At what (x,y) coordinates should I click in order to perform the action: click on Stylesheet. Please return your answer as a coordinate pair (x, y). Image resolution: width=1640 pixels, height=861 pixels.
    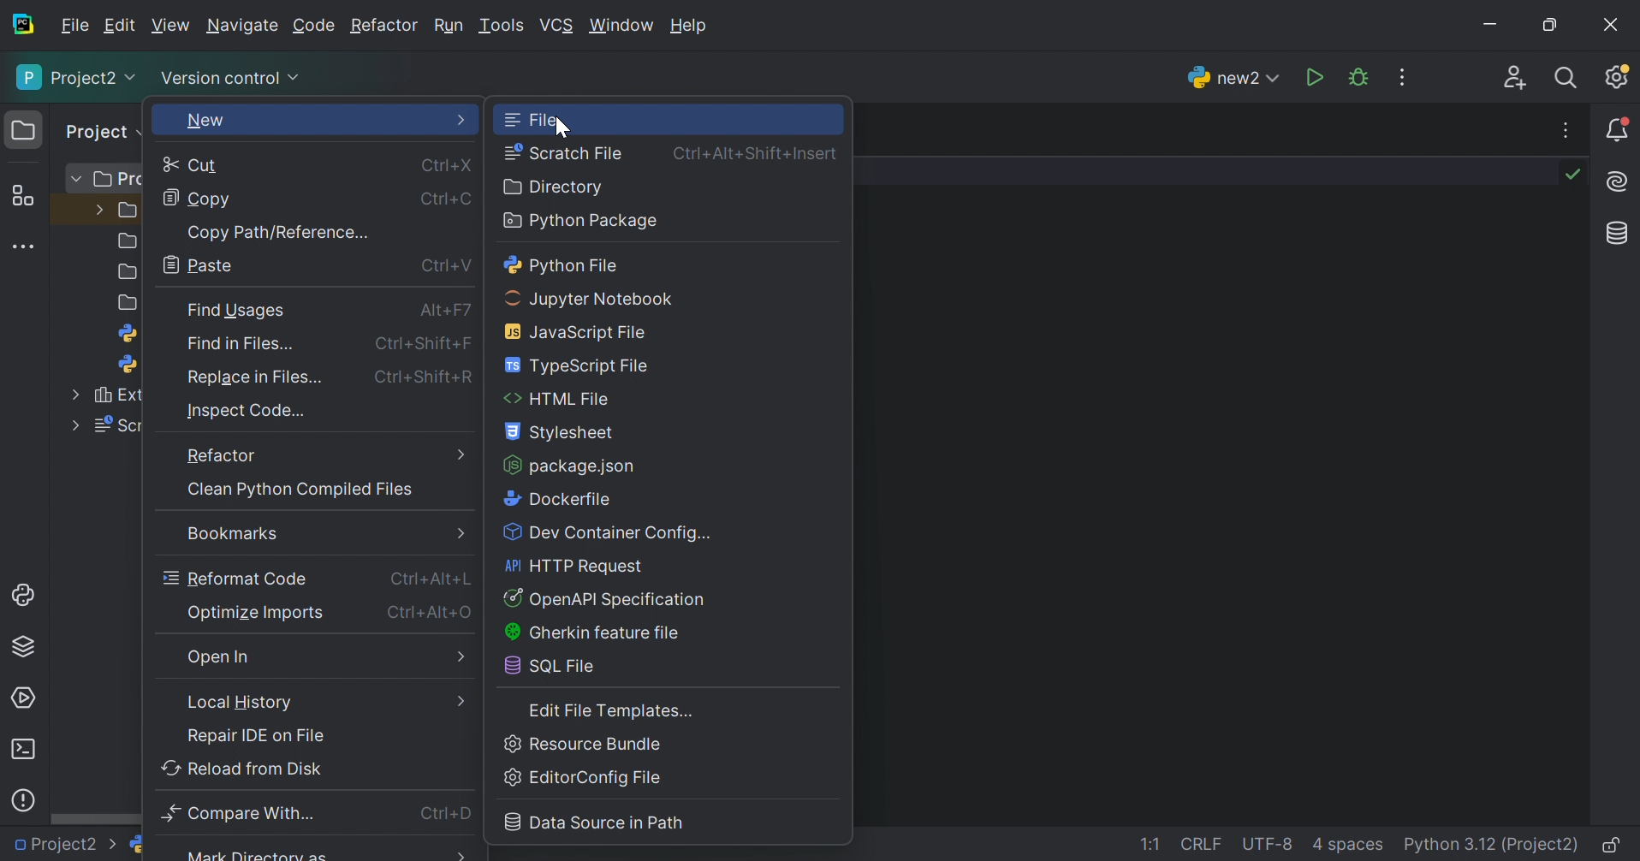
    Looking at the image, I should click on (562, 434).